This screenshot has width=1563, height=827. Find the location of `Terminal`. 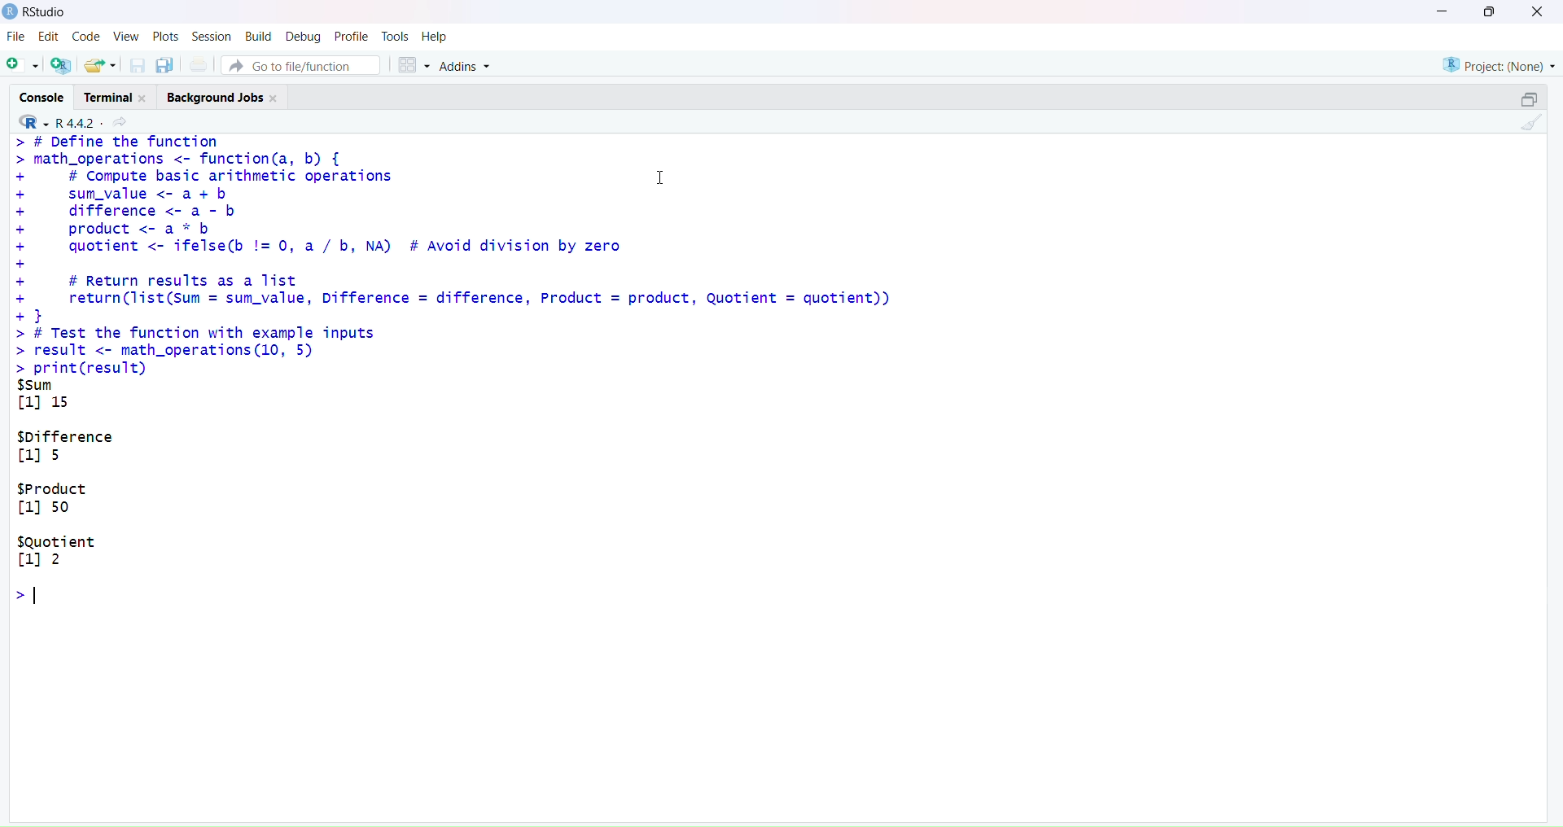

Terminal is located at coordinates (120, 94).